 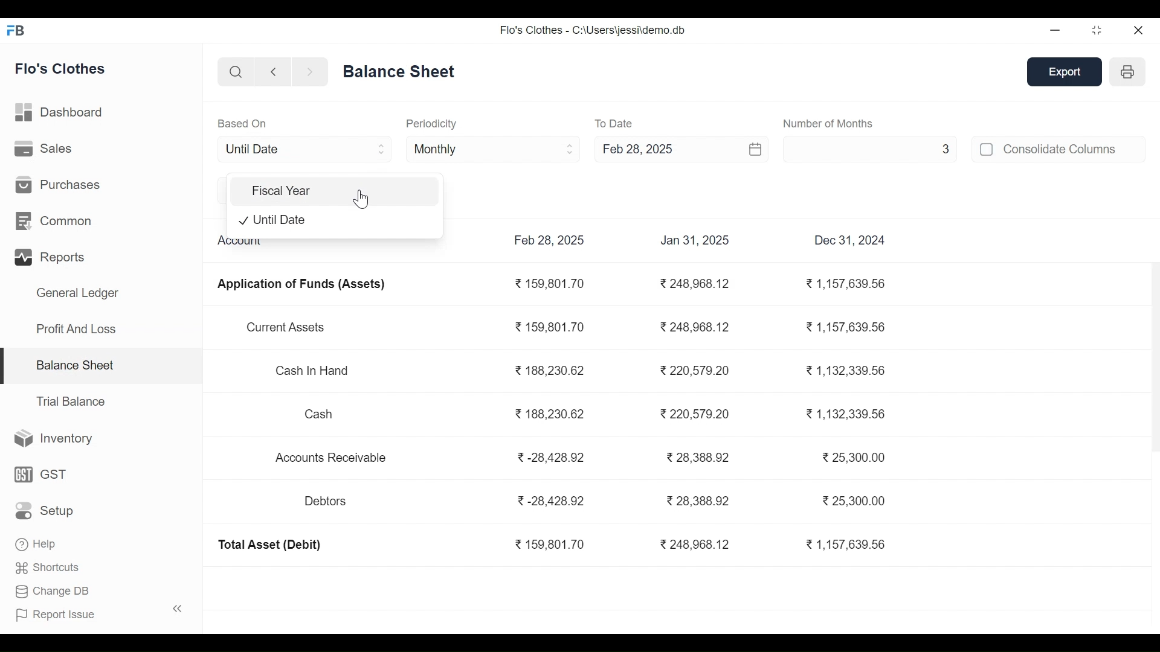 What do you see at coordinates (756, 149) in the screenshot?
I see `calendar` at bounding box center [756, 149].